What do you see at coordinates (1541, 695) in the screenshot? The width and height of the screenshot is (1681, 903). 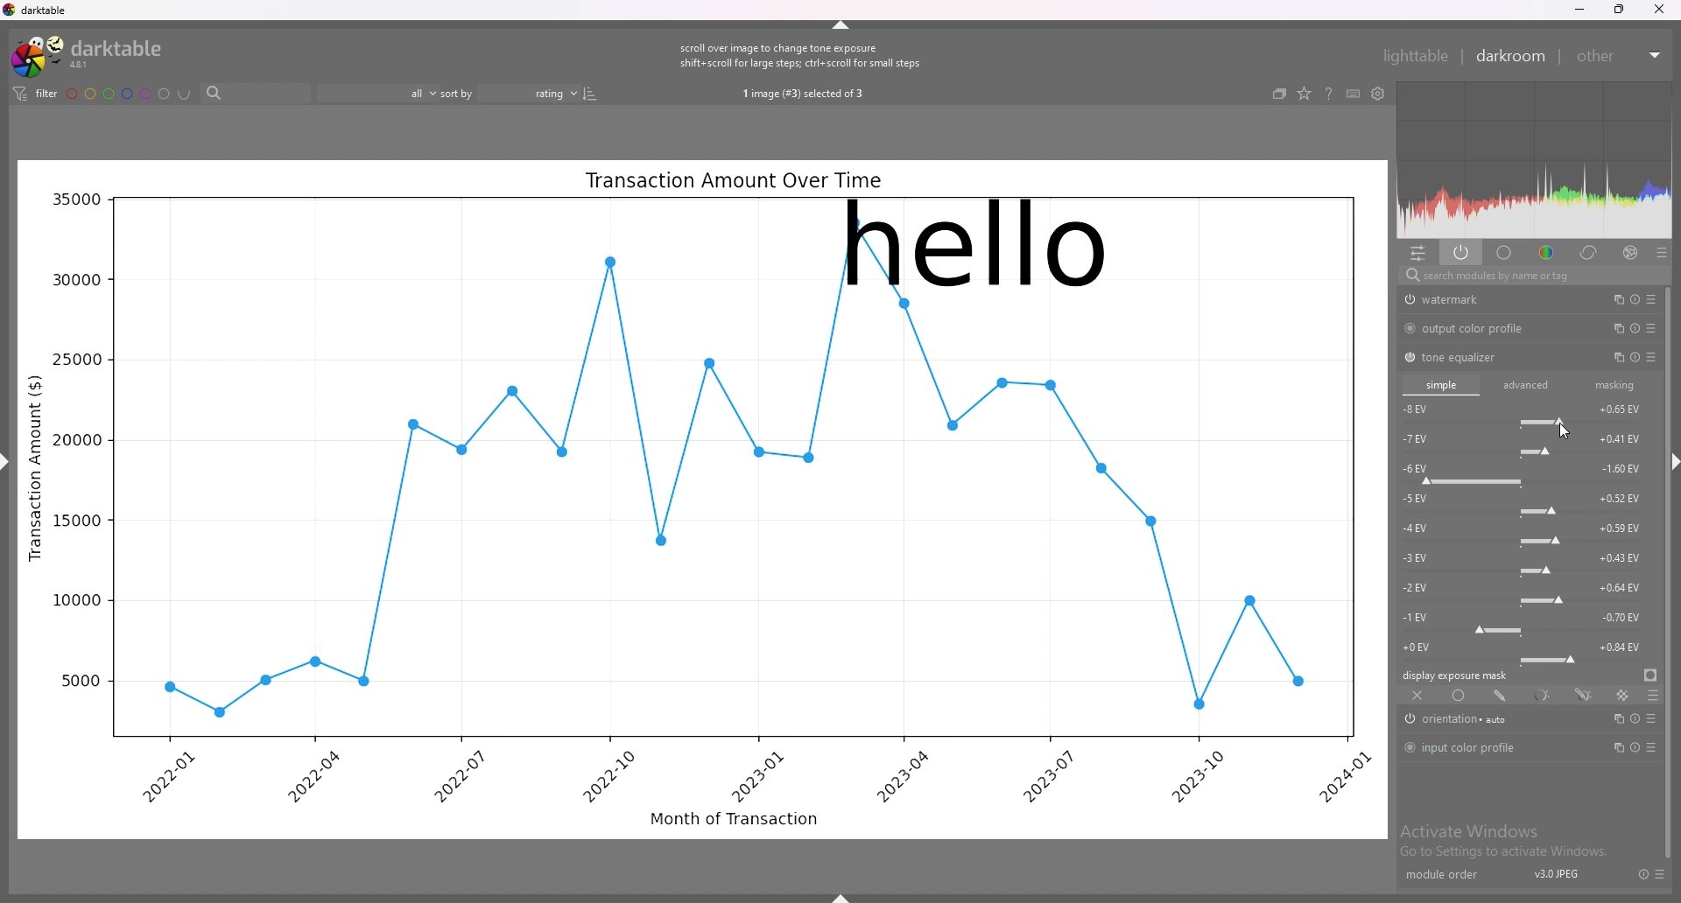 I see `parametric mask` at bounding box center [1541, 695].